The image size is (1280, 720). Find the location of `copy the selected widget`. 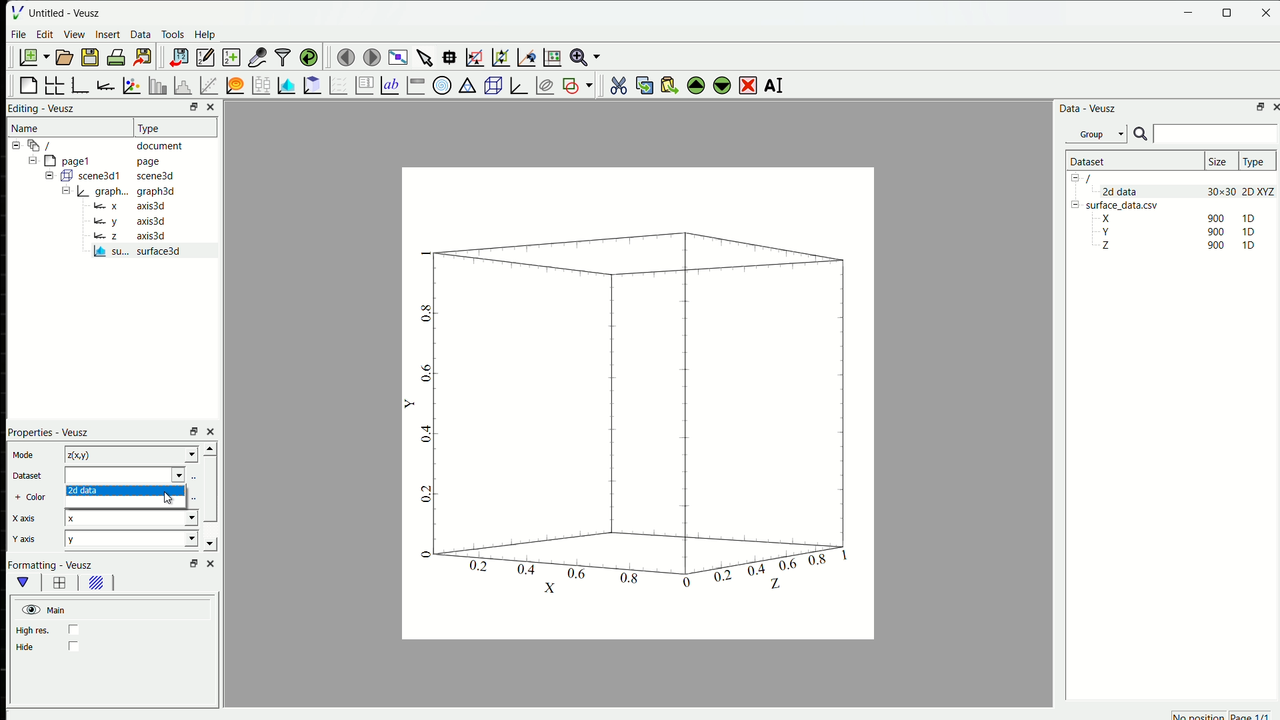

copy the selected widget is located at coordinates (645, 85).